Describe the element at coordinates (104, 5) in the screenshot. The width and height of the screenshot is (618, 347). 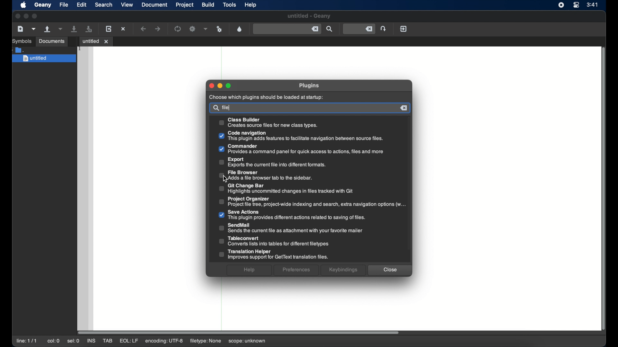
I see `search` at that location.